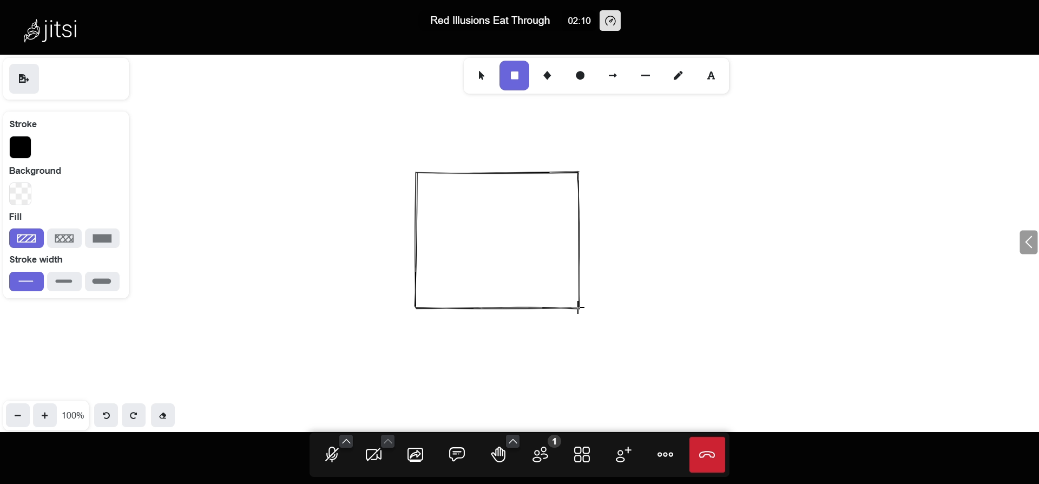 This screenshot has height=484, width=1039. Describe the element at coordinates (387, 440) in the screenshot. I see `more camera options` at that location.